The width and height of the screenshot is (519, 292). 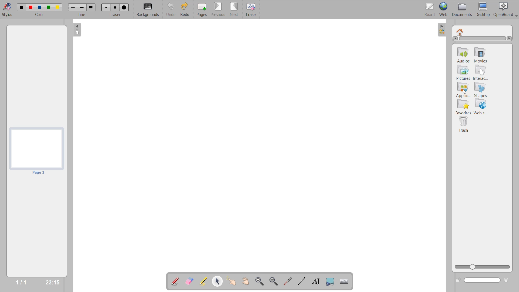 I want to click on line 1, so click(x=73, y=8).